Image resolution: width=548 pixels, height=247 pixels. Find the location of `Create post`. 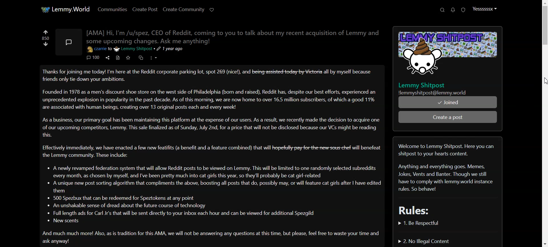

Create post is located at coordinates (448, 117).